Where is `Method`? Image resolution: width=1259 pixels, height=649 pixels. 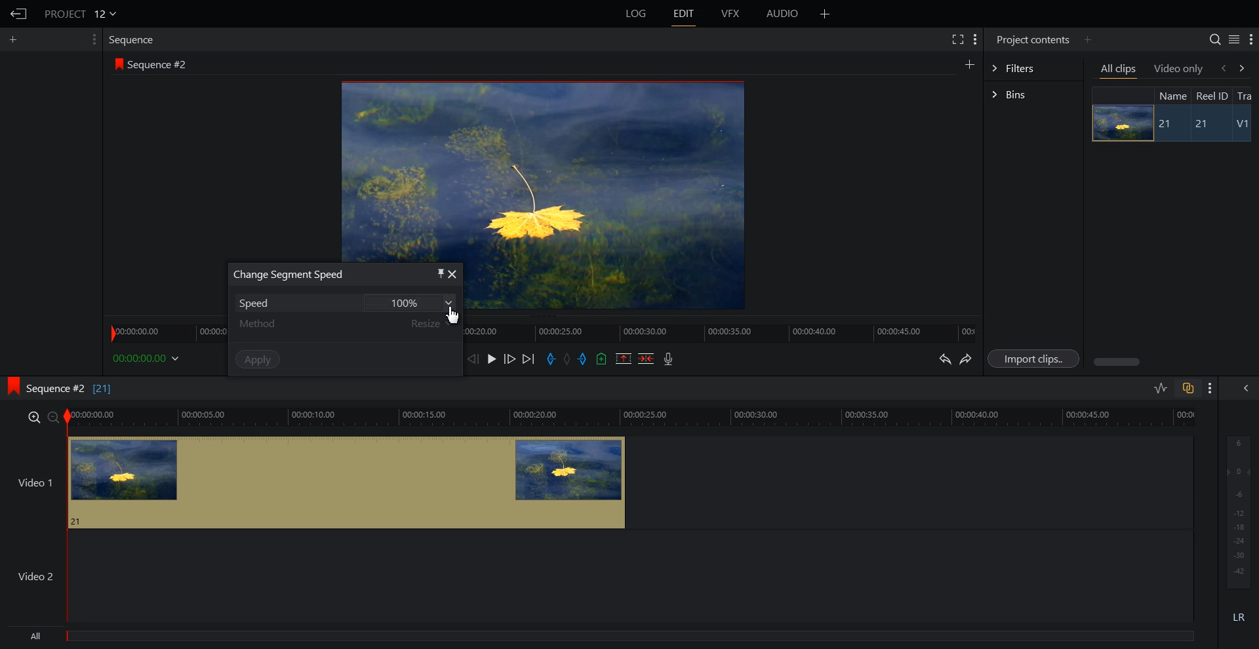
Method is located at coordinates (262, 324).